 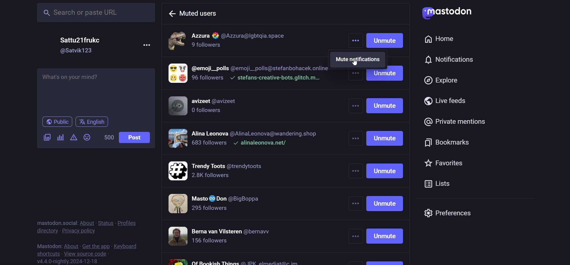 What do you see at coordinates (445, 141) in the screenshot?
I see `bookmark` at bounding box center [445, 141].